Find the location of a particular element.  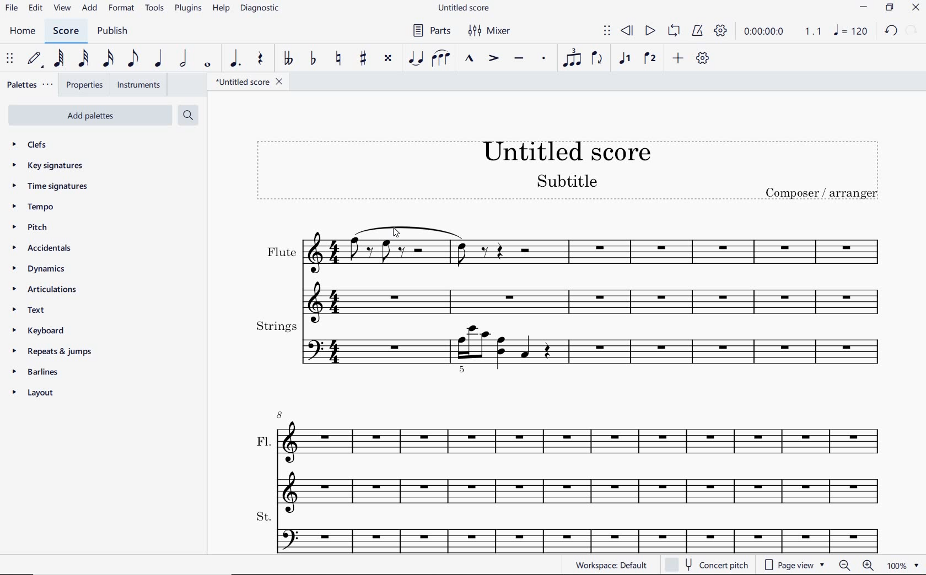

articulations is located at coordinates (45, 290).